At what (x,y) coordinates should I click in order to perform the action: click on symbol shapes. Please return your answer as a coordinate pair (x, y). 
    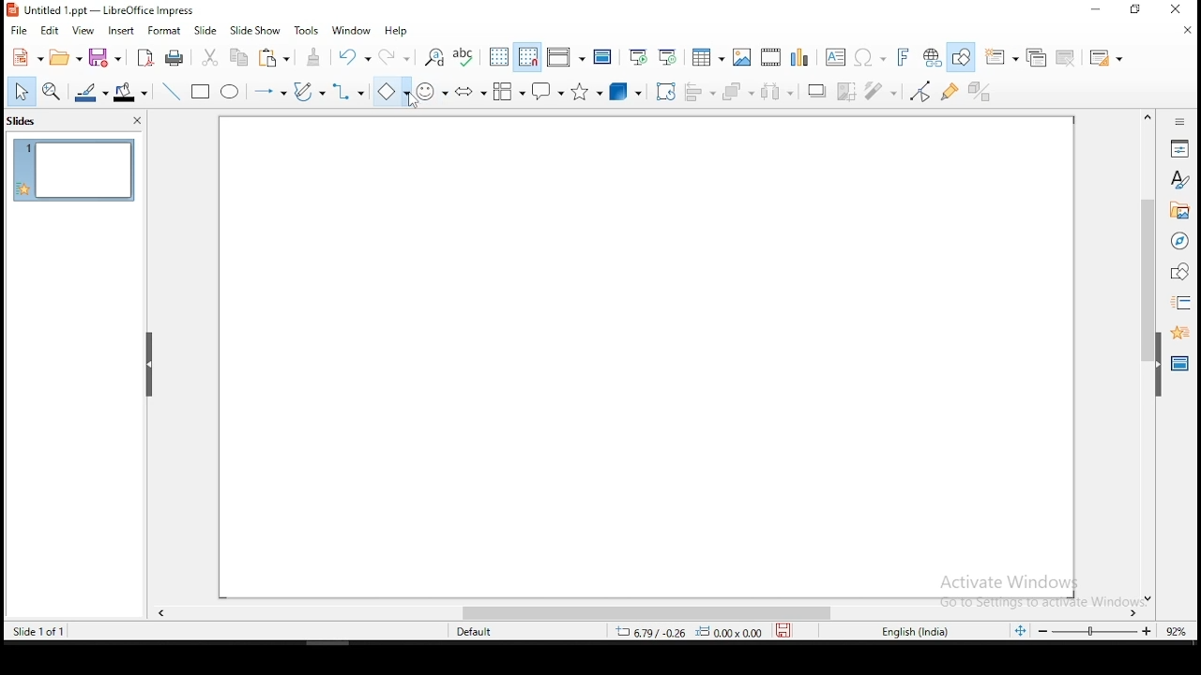
    Looking at the image, I should click on (432, 91).